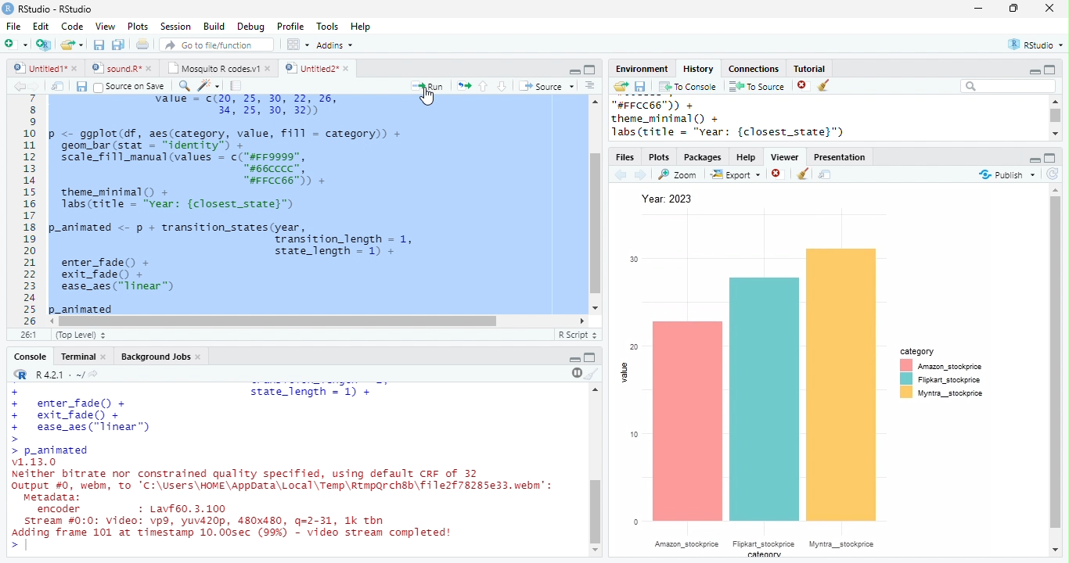  I want to click on >> p_animated, so click(59, 446).